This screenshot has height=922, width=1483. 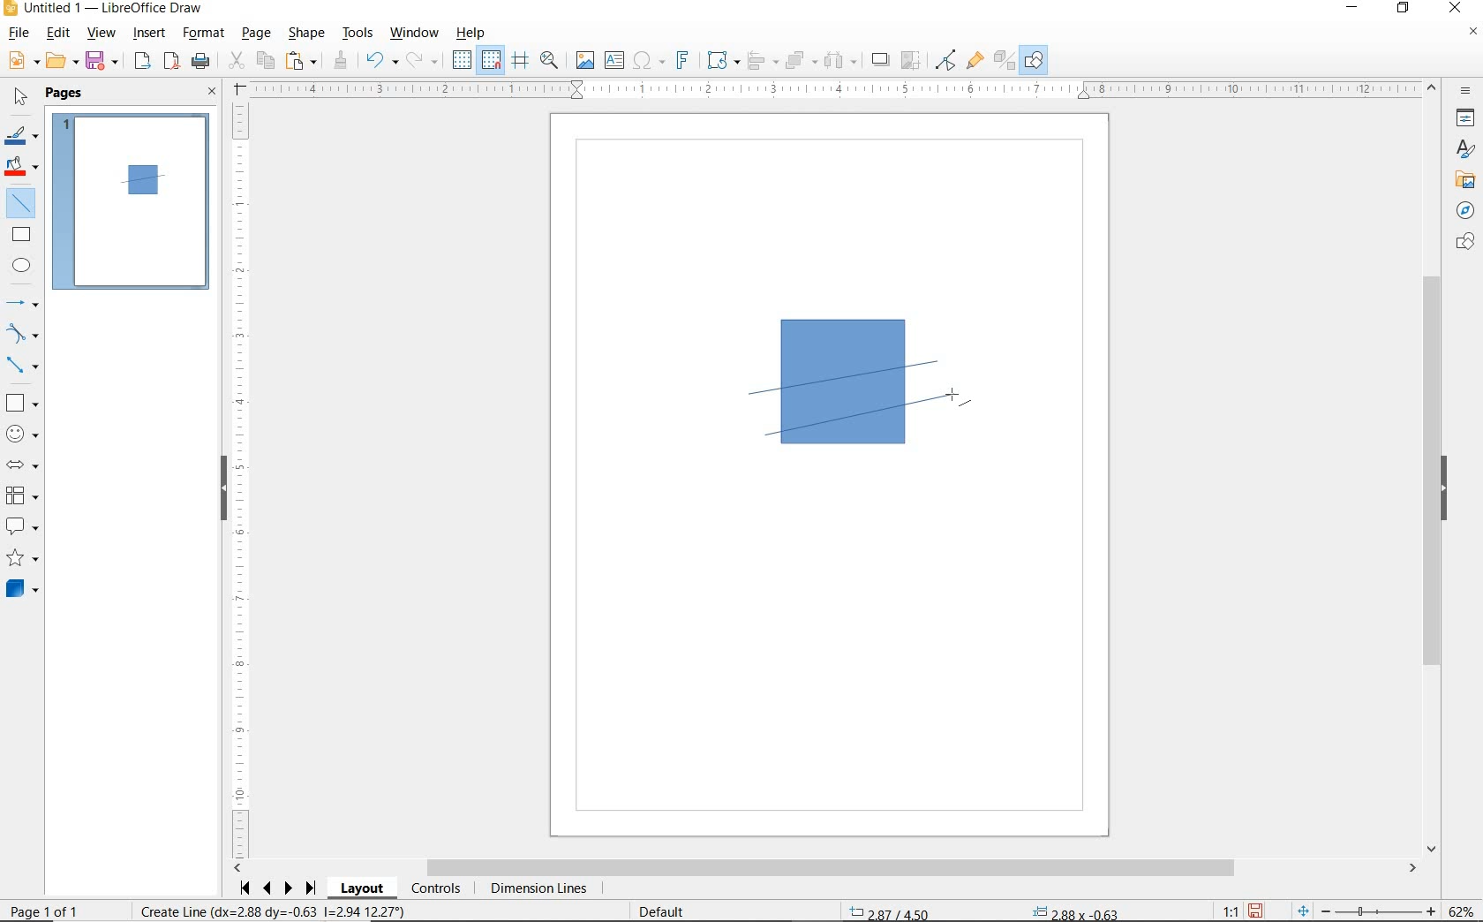 What do you see at coordinates (23, 333) in the screenshot?
I see `CURVES AND POLYGONS` at bounding box center [23, 333].